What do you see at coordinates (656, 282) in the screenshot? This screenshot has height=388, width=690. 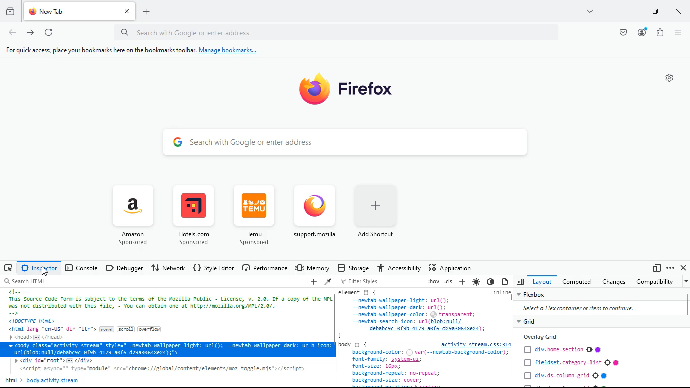 I see `compatibility` at bounding box center [656, 282].